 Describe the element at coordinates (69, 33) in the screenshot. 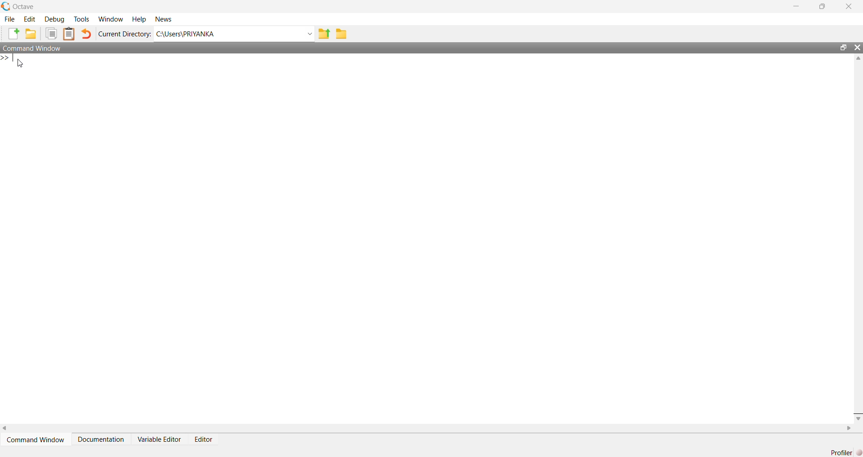

I see `clip board` at that location.